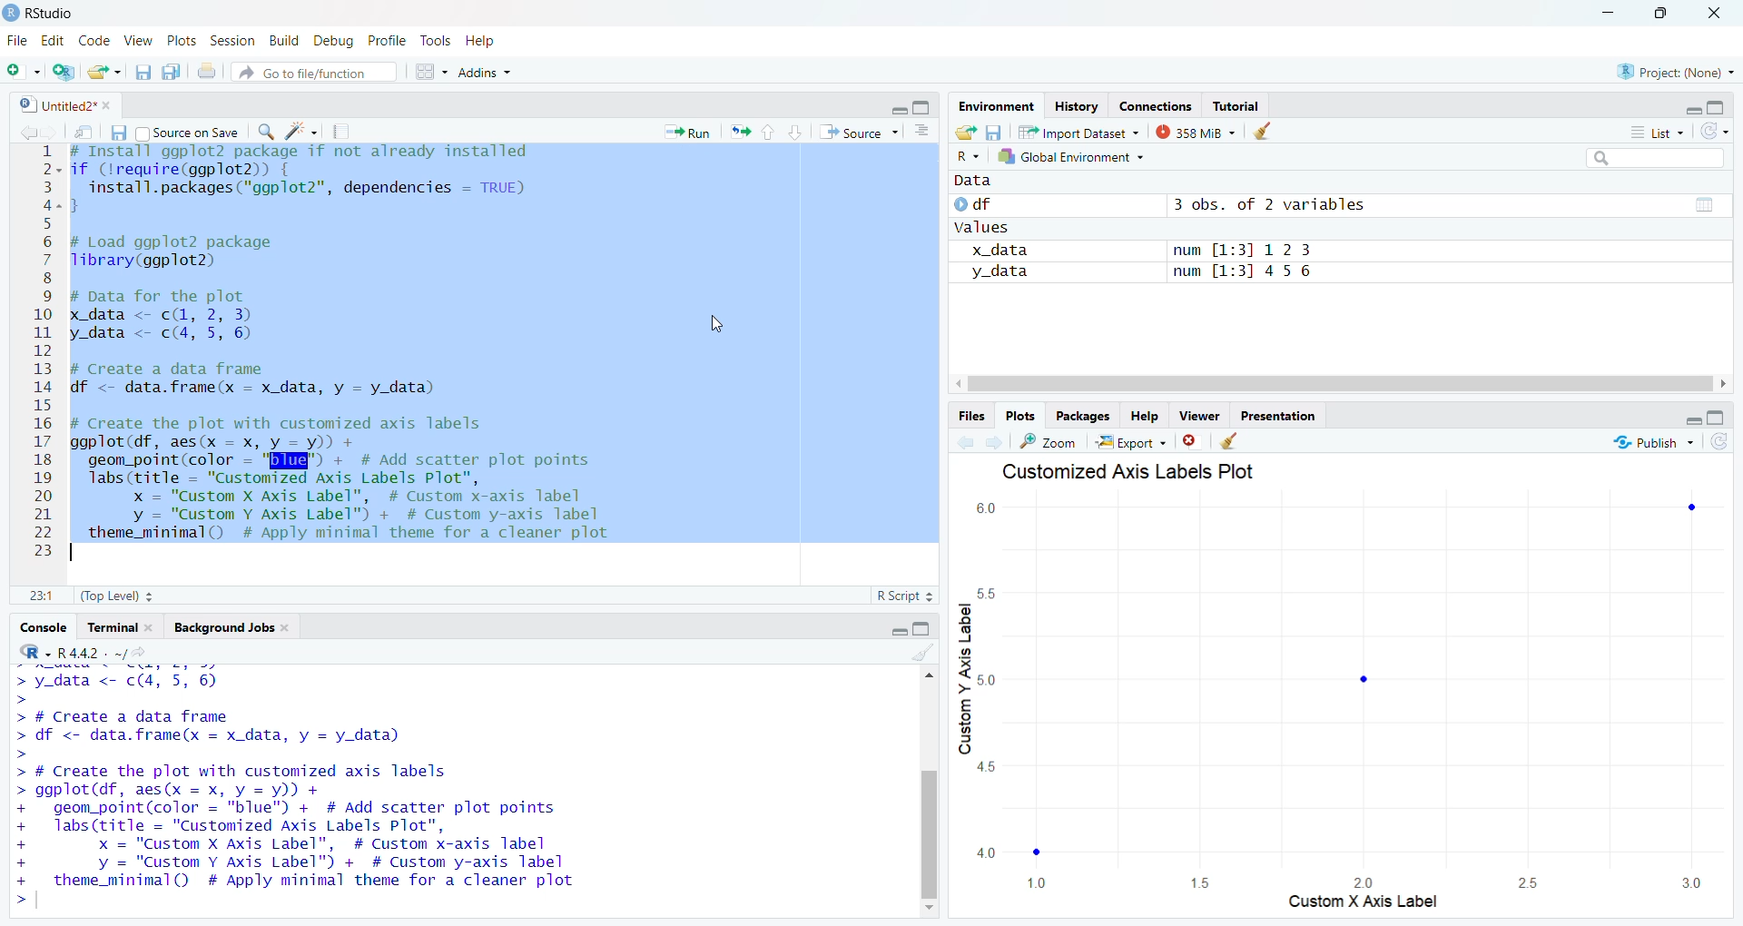  I want to click on minimise, so click(896, 108).